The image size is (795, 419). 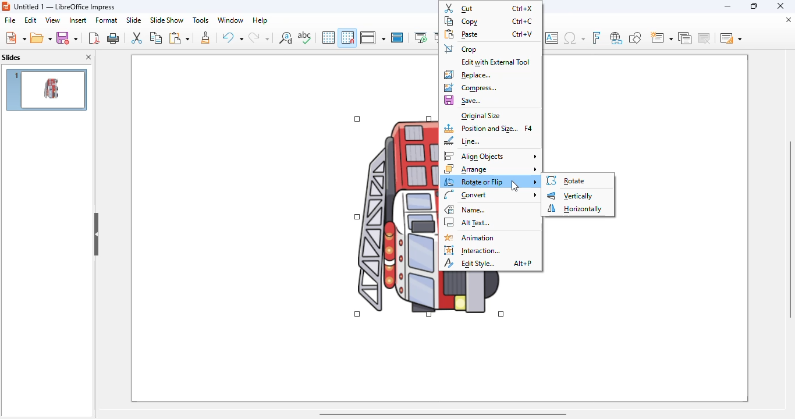 What do you see at coordinates (137, 38) in the screenshot?
I see `cut` at bounding box center [137, 38].